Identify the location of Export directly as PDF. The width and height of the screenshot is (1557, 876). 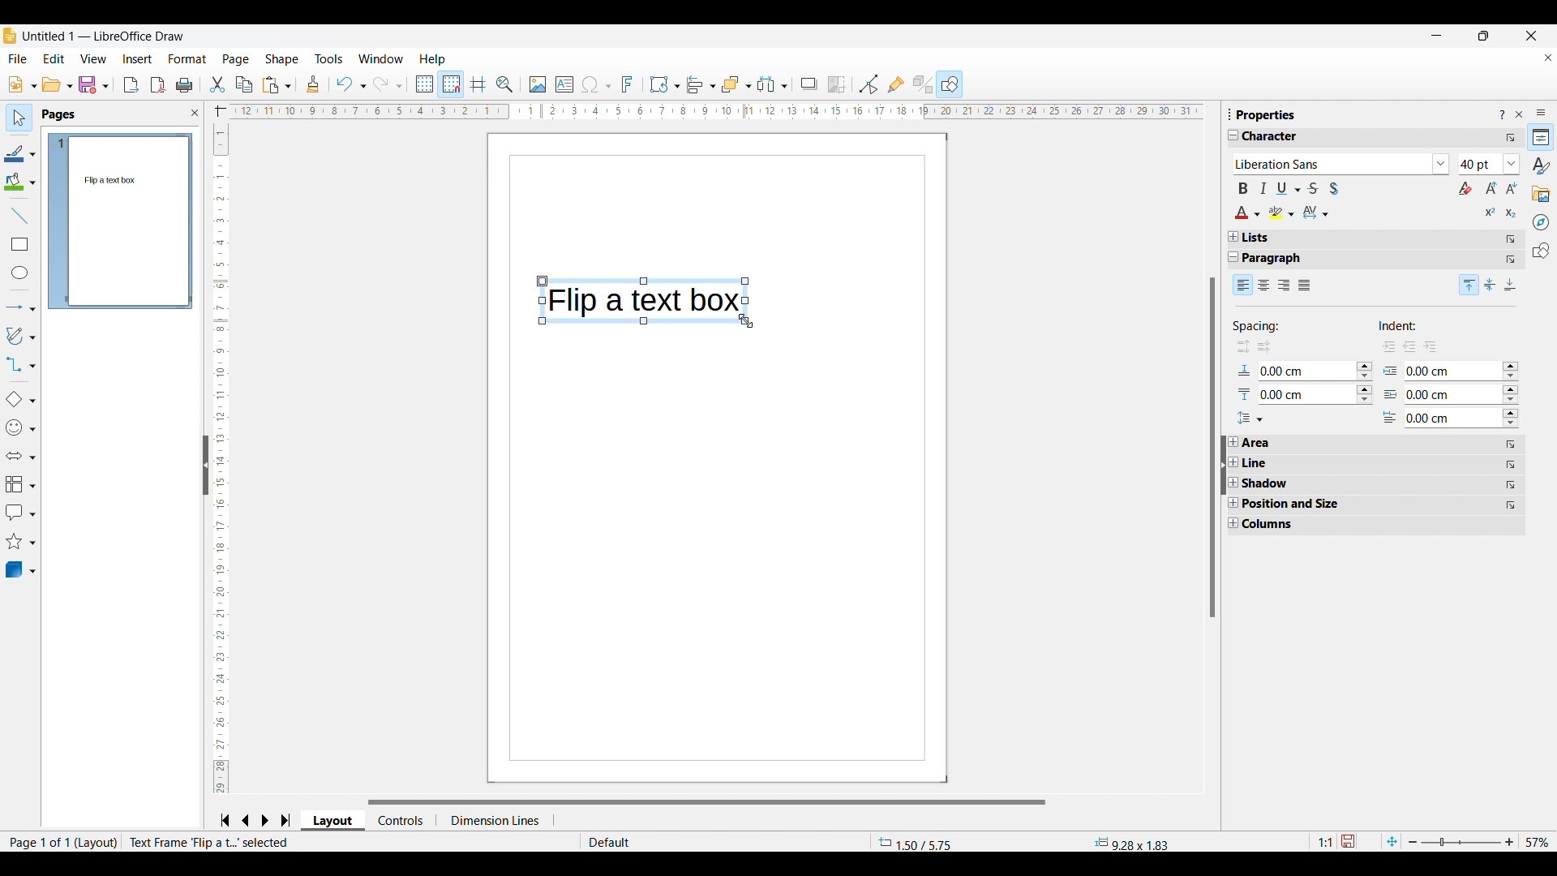
(158, 85).